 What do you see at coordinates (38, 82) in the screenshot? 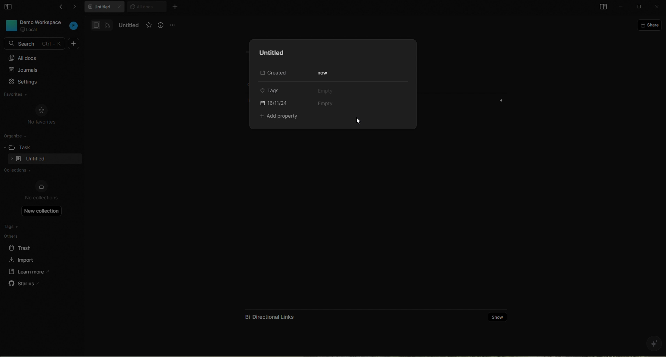
I see `settings` at bounding box center [38, 82].